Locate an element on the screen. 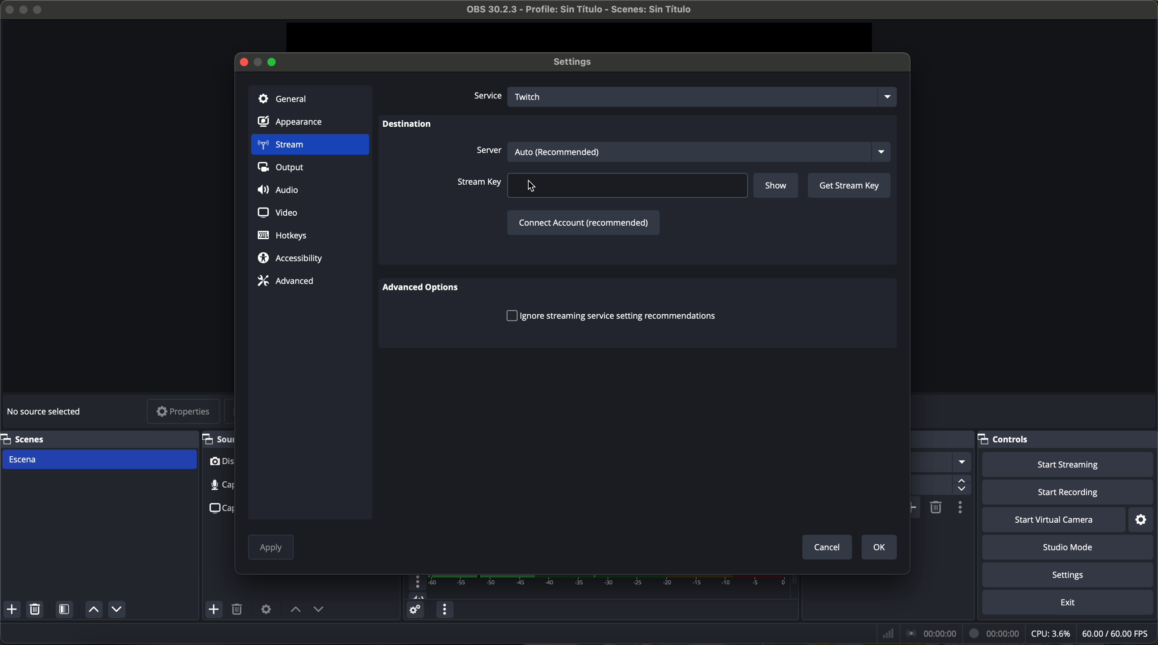 The image size is (1158, 645). move source down is located at coordinates (116, 609).